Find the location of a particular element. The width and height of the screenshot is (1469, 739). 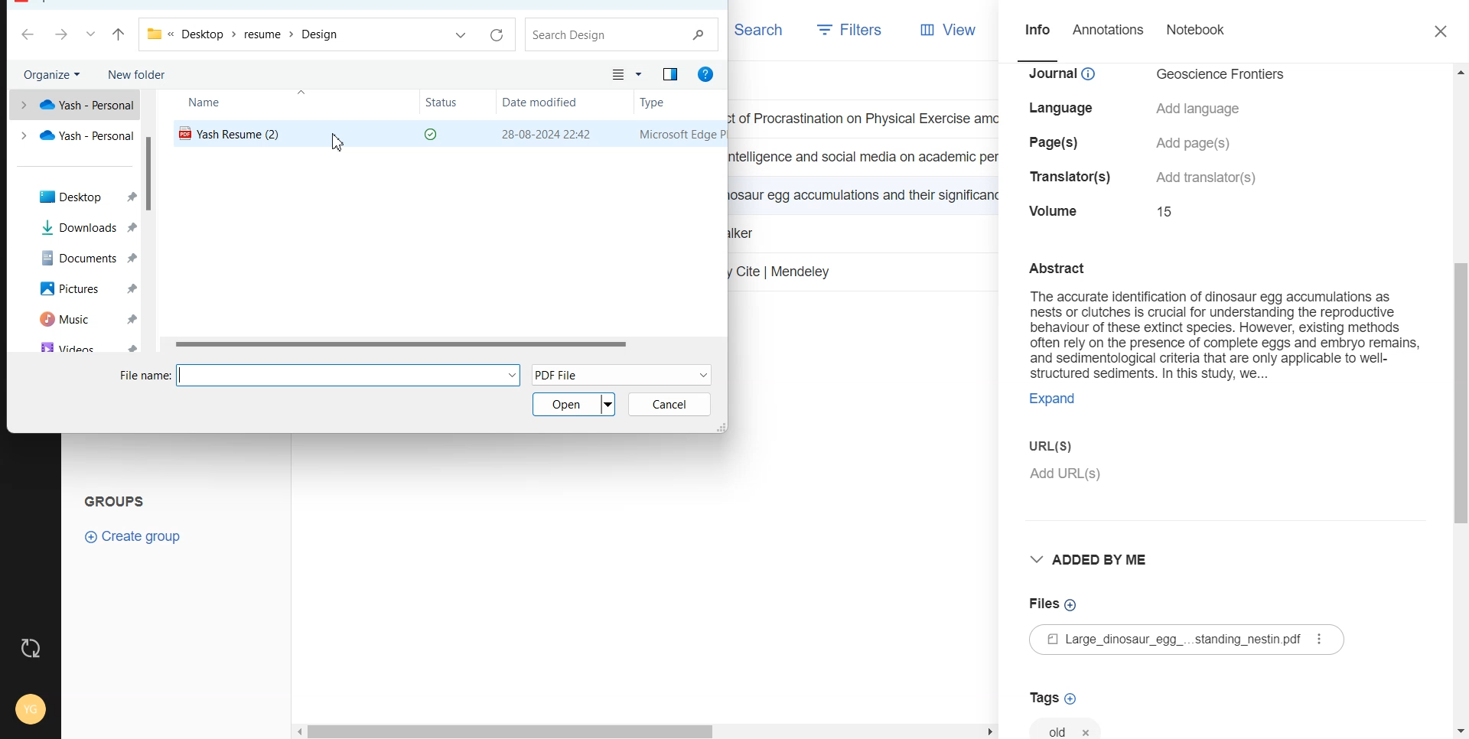

Get Help is located at coordinates (708, 75).